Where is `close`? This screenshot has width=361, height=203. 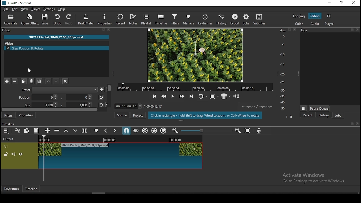 close is located at coordinates (294, 30).